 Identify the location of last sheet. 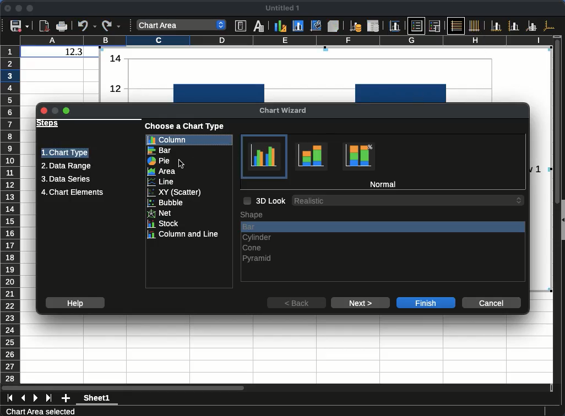
(48, 398).